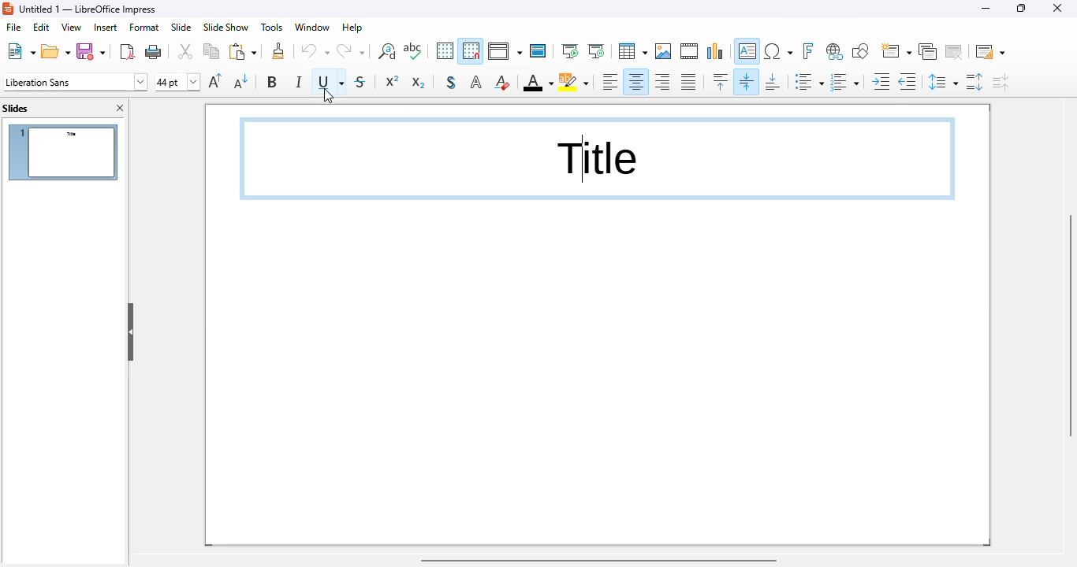  I want to click on insert image, so click(664, 51).